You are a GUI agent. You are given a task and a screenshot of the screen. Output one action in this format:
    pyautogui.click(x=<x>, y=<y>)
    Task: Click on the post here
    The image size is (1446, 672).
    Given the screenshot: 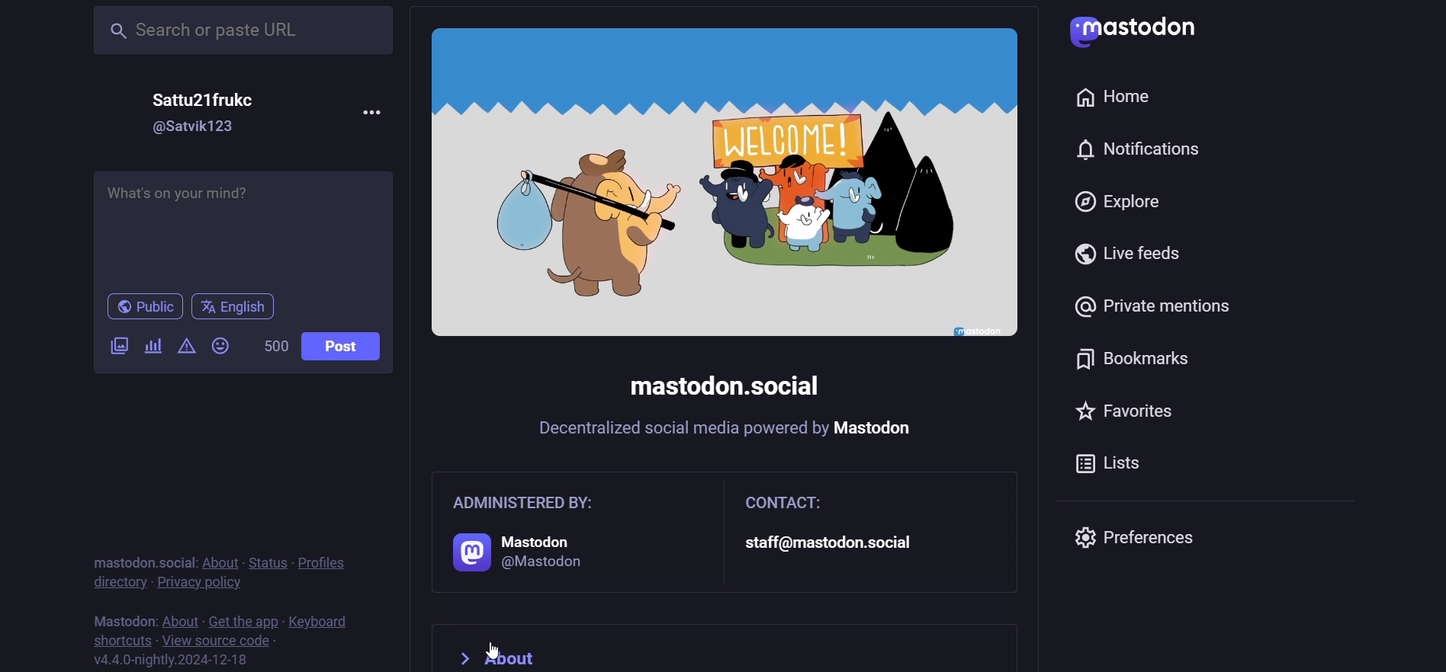 What is the action you would take?
    pyautogui.click(x=240, y=224)
    